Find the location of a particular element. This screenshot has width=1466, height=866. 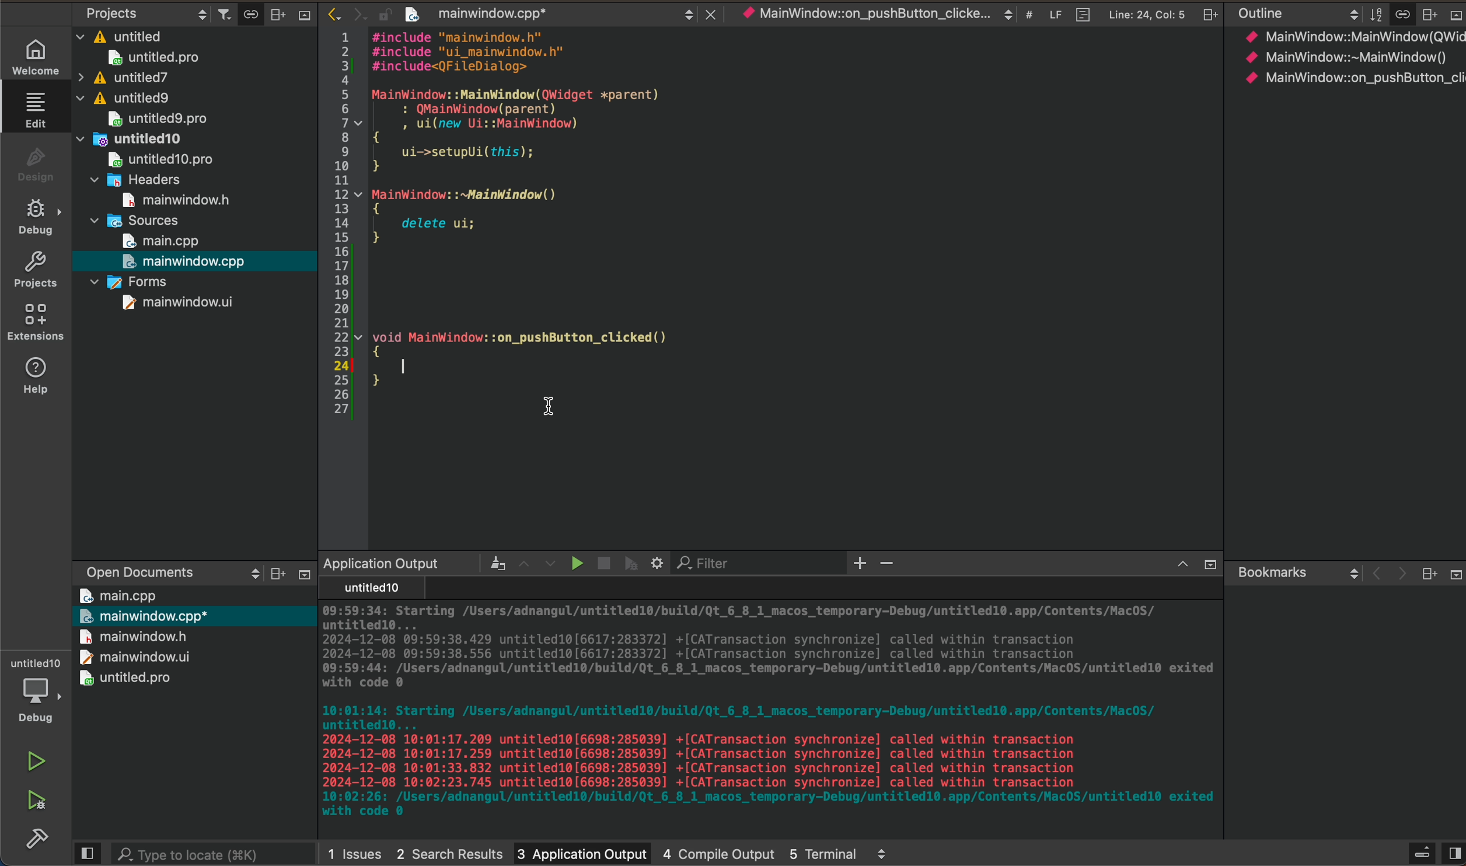

Outline scroll is located at coordinates (1296, 14).